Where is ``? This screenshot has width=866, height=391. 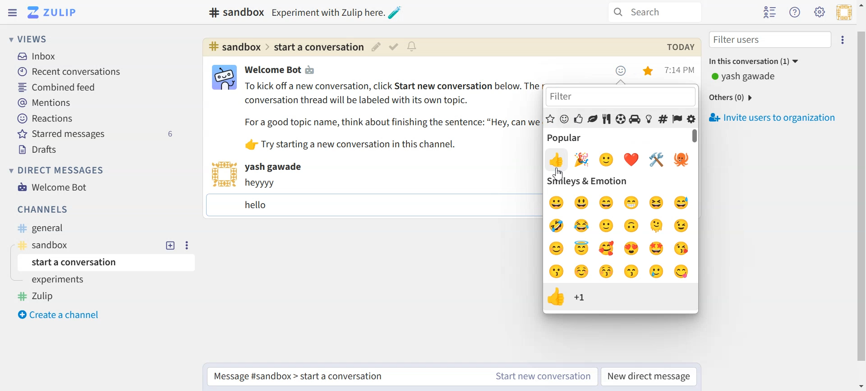  is located at coordinates (654, 158).